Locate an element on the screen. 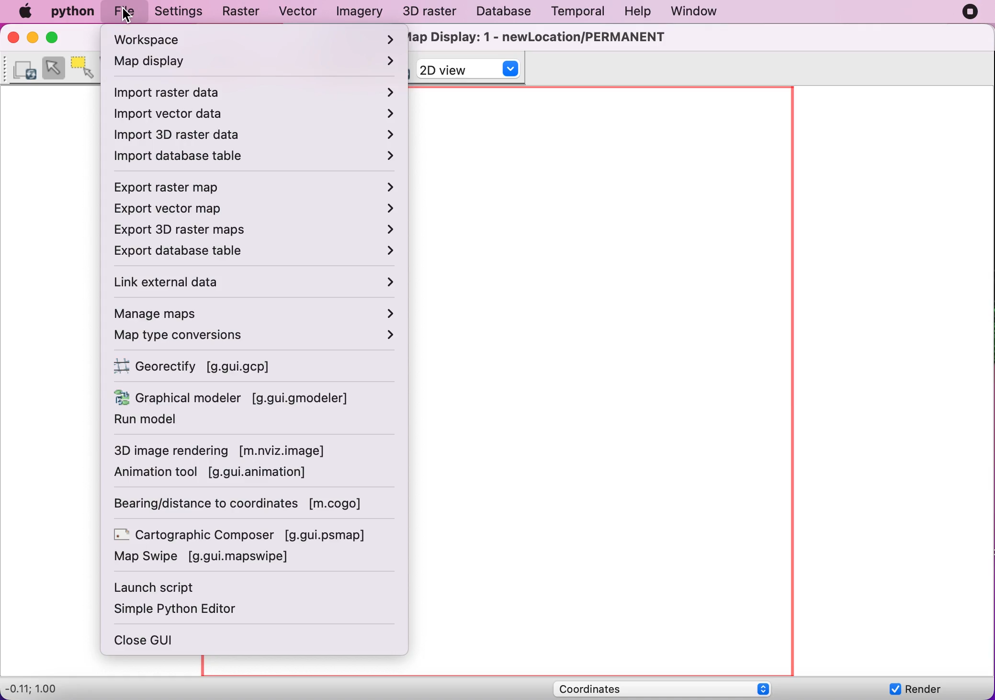 This screenshot has height=700, width=995. recording stopped is located at coordinates (968, 12).